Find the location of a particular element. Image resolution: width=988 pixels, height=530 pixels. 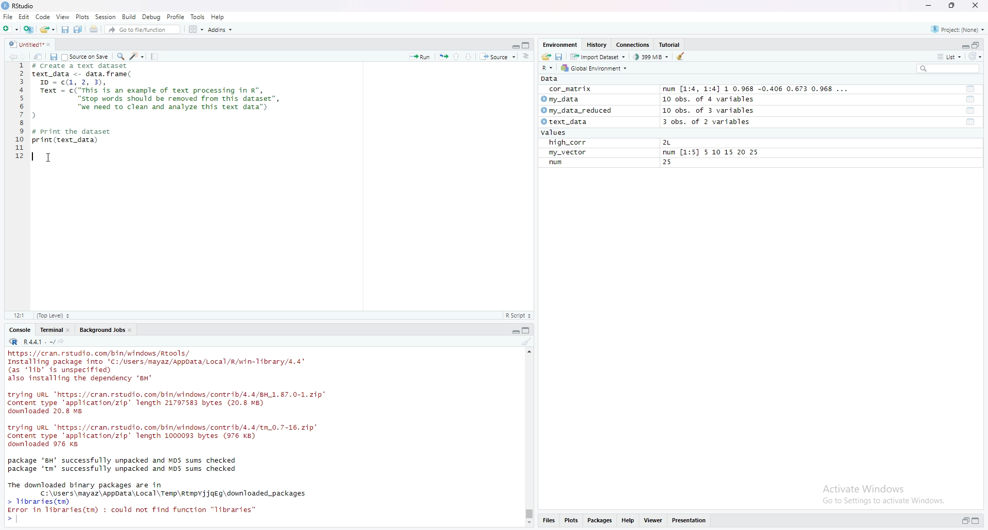

go to next section is located at coordinates (471, 56).